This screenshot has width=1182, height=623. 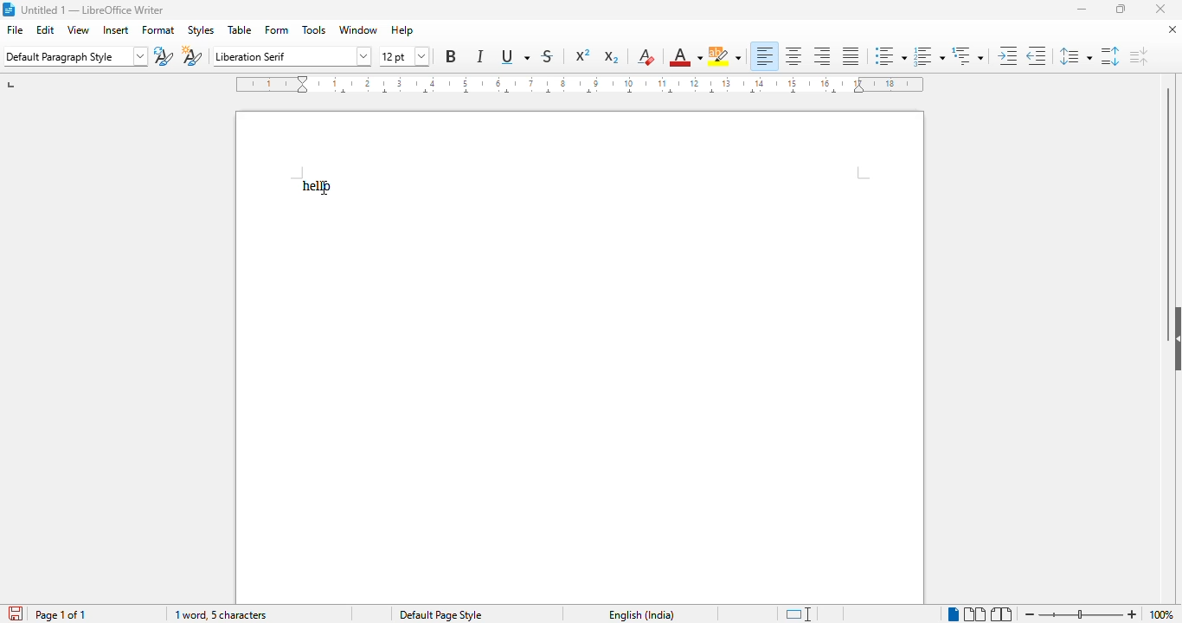 I want to click on Liberation Serif, so click(x=276, y=57).